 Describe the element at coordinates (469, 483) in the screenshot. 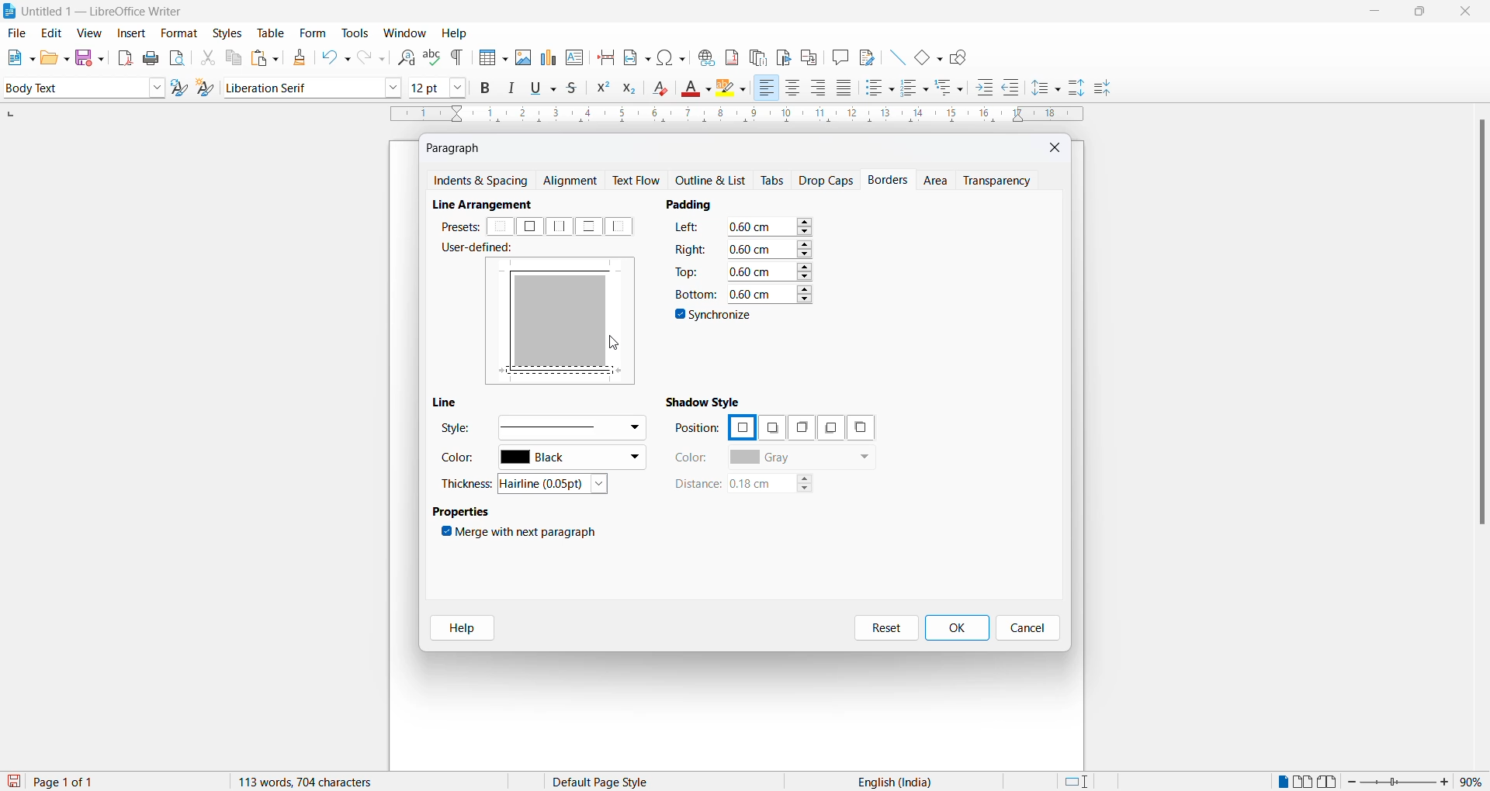

I see `thickness` at that location.